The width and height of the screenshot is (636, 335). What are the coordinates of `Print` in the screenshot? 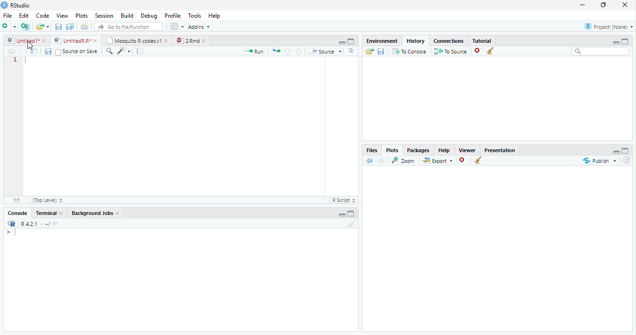 It's located at (84, 26).